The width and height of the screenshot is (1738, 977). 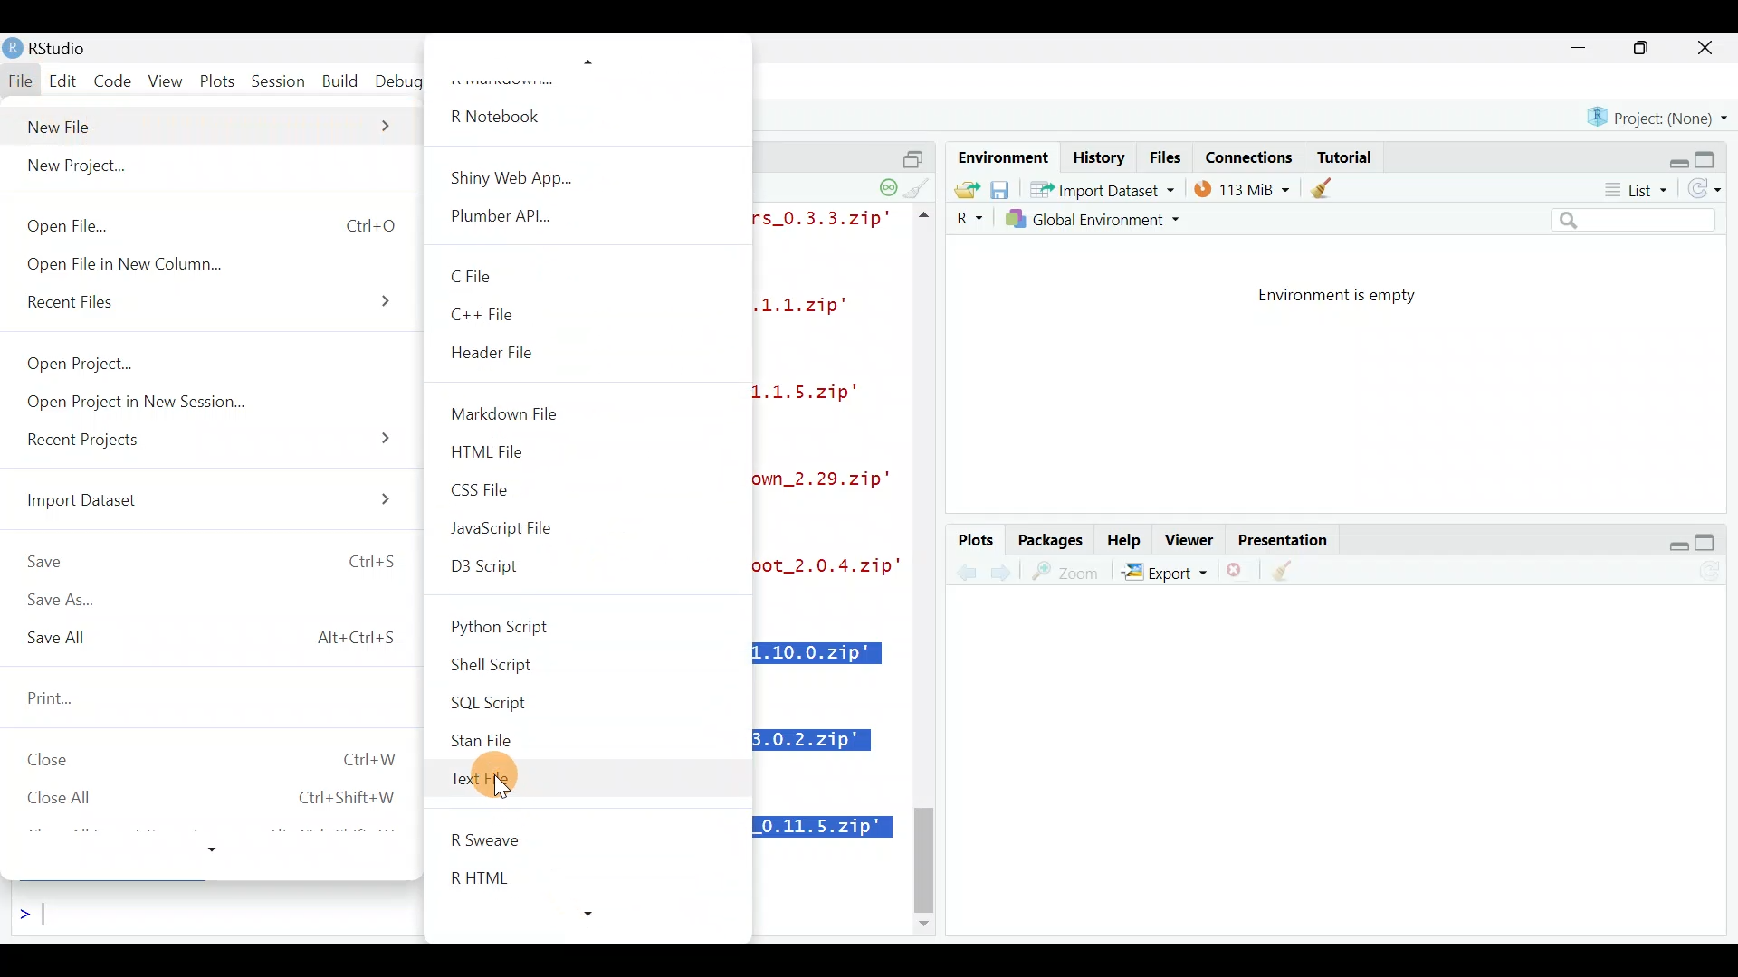 What do you see at coordinates (1713, 542) in the screenshot?
I see `maximize` at bounding box center [1713, 542].